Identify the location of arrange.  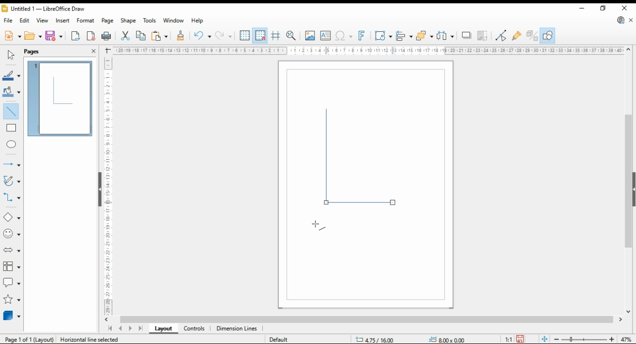
(424, 35).